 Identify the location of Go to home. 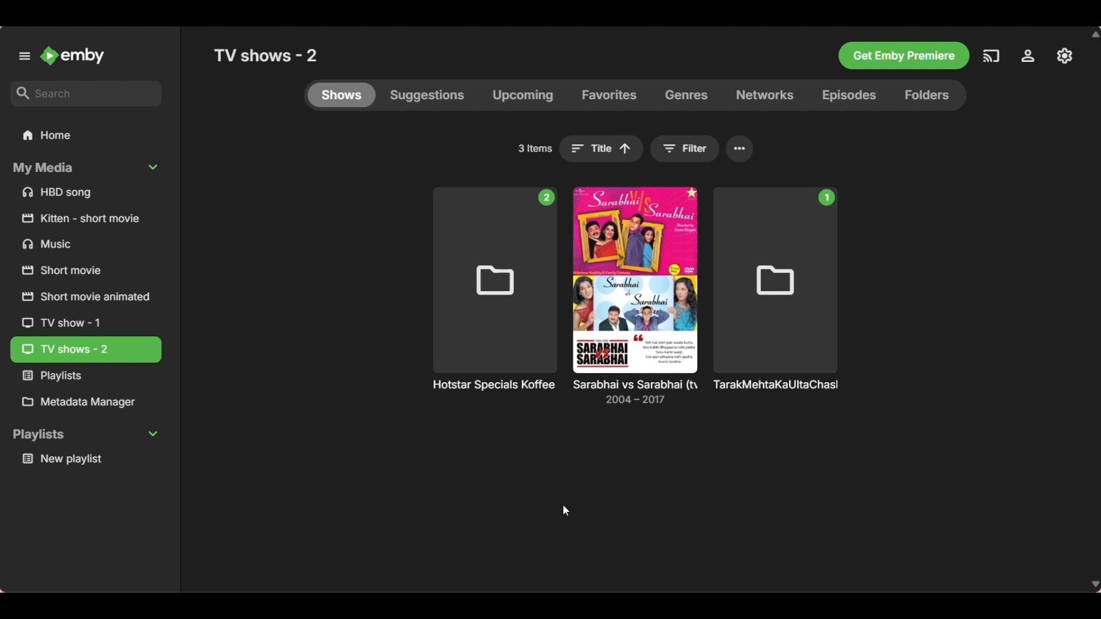
(73, 55).